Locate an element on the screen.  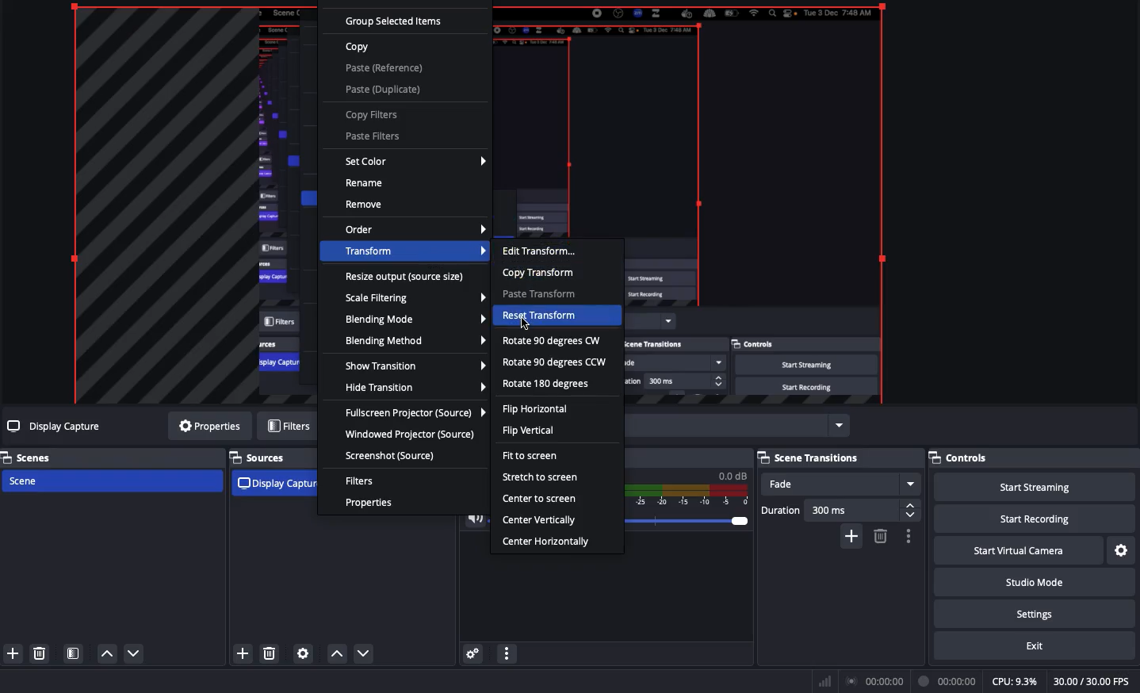
Scale filtering  is located at coordinates (411, 298).